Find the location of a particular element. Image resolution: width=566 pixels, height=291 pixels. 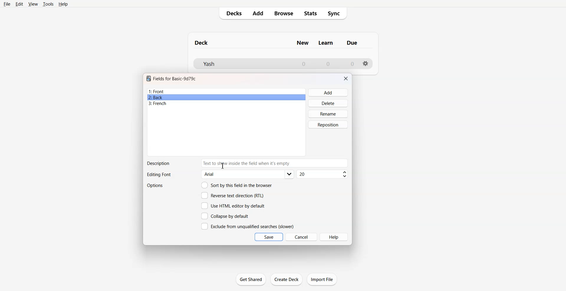

Add is located at coordinates (328, 93).